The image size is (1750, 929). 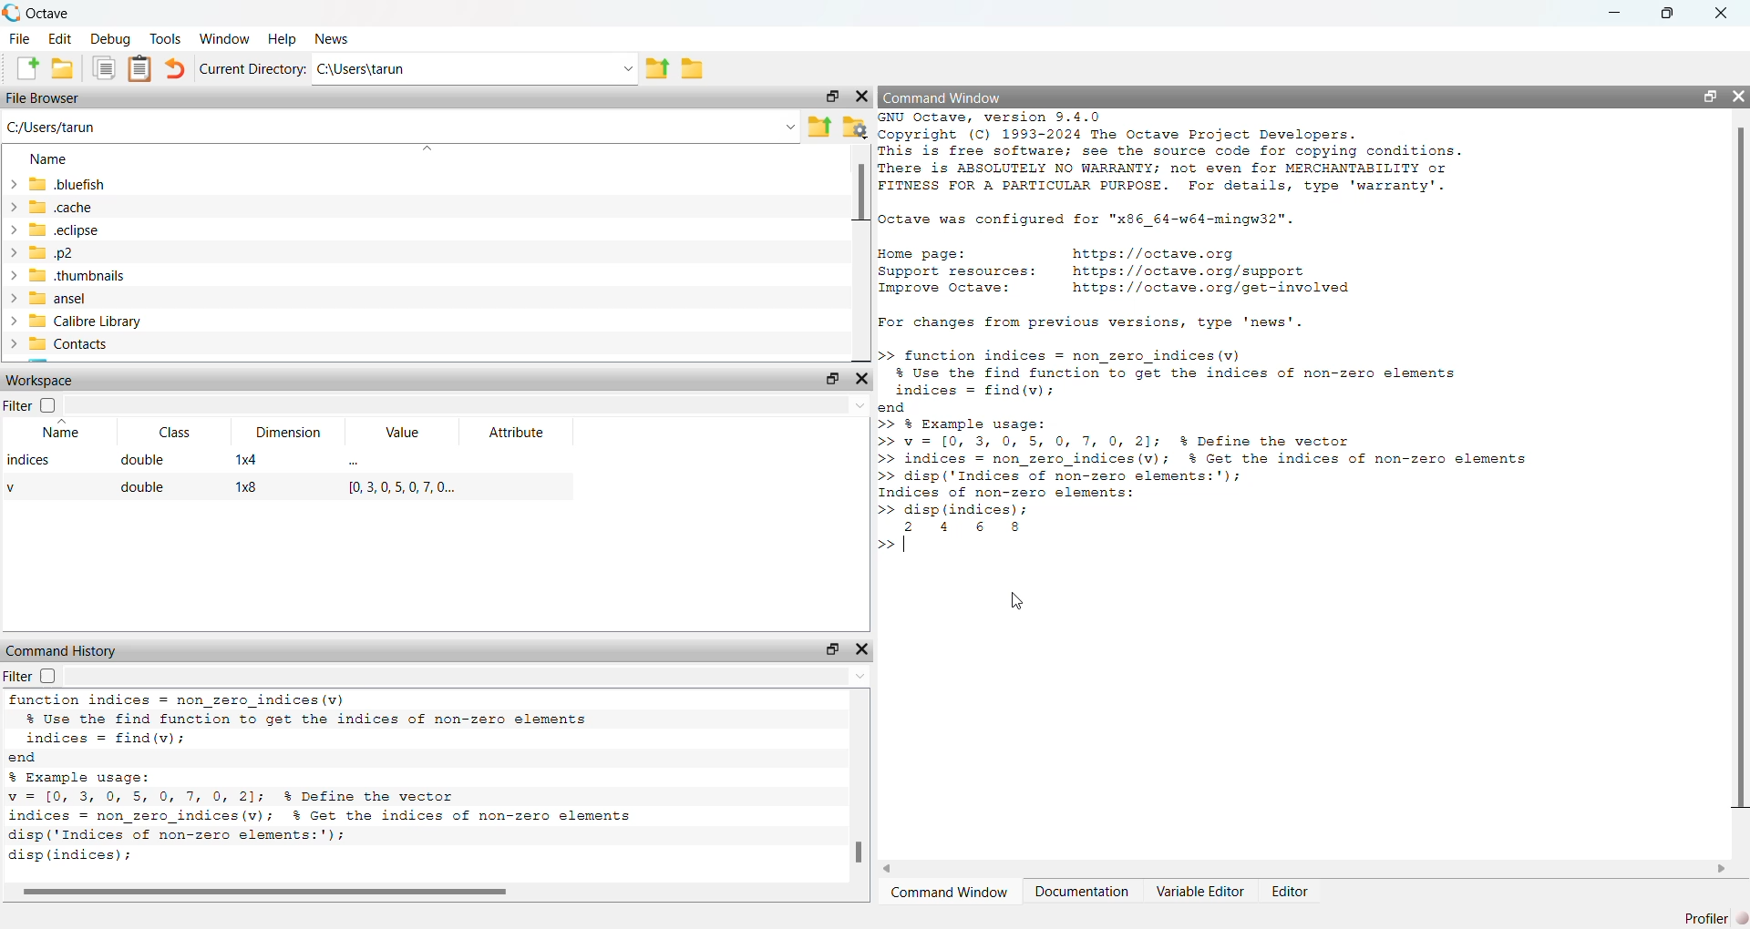 What do you see at coordinates (255, 463) in the screenshot?
I see `1x4` at bounding box center [255, 463].